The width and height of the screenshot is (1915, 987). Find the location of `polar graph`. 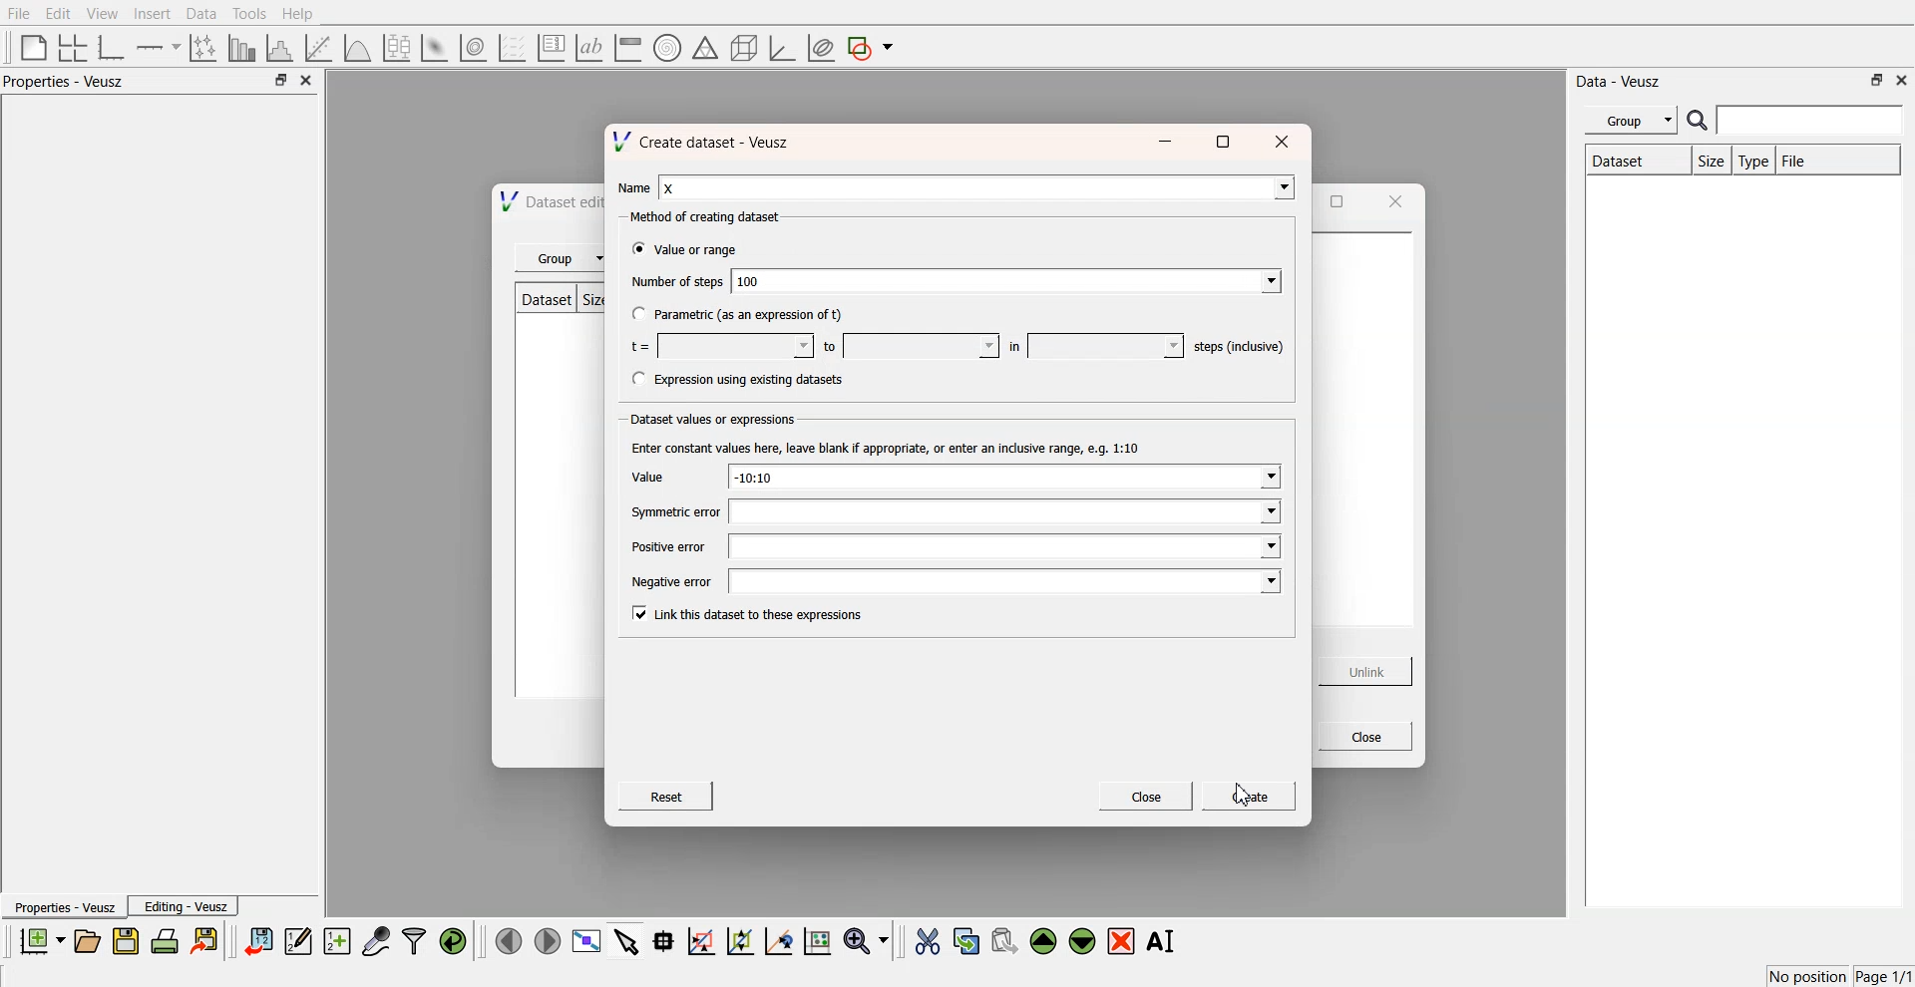

polar graph is located at coordinates (666, 50).